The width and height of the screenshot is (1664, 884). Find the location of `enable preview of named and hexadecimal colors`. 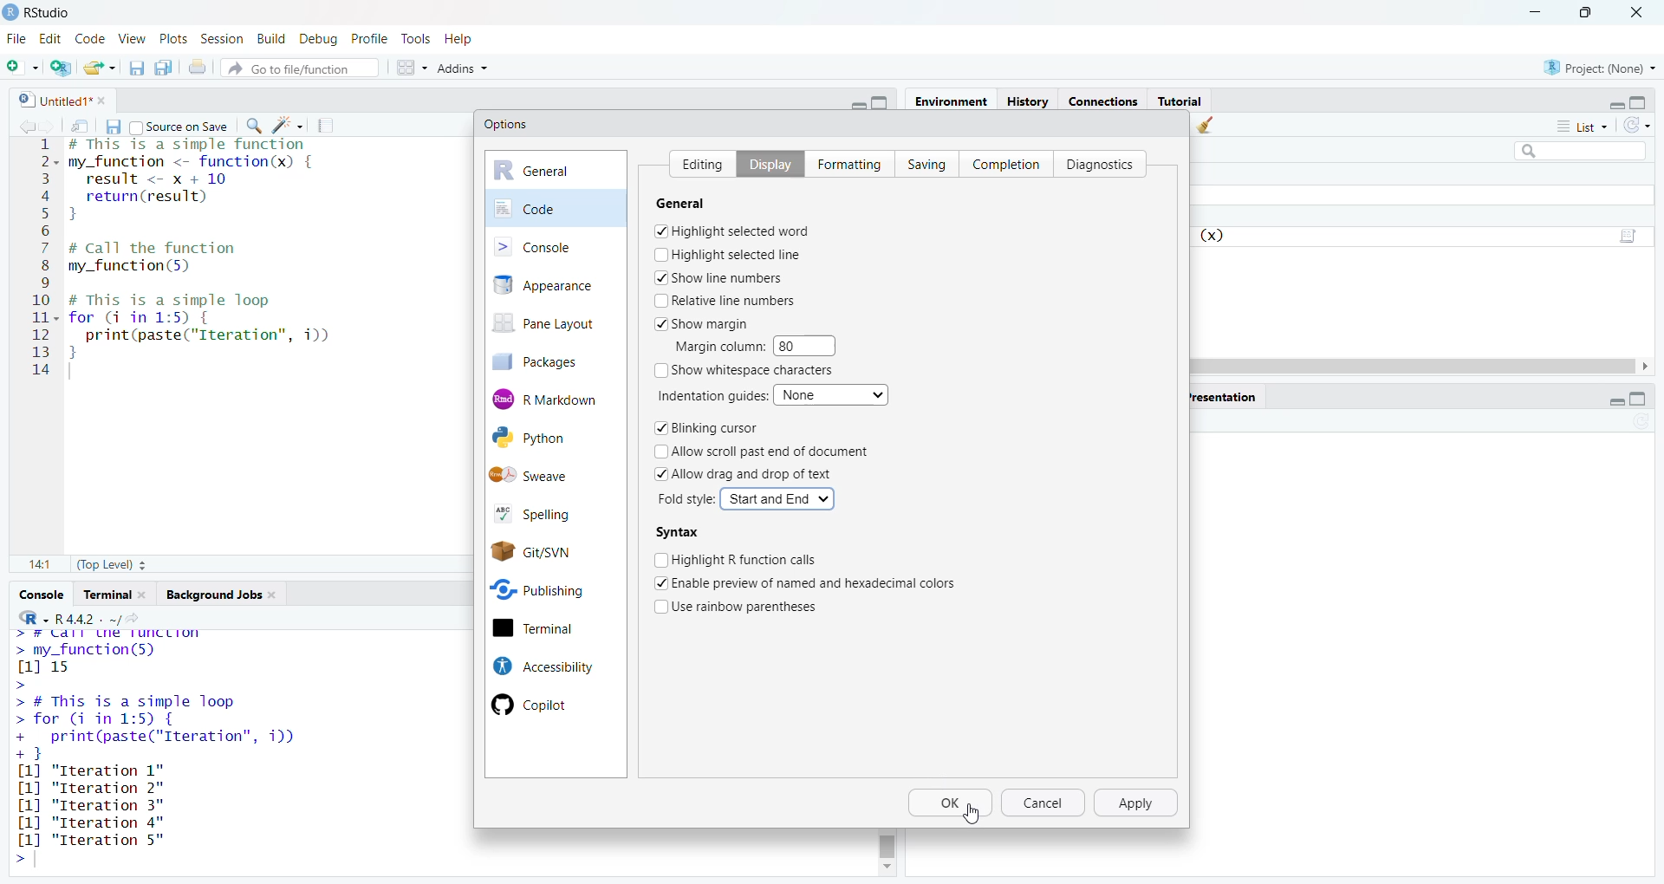

enable preview of named and hexadecimal colors is located at coordinates (817, 582).